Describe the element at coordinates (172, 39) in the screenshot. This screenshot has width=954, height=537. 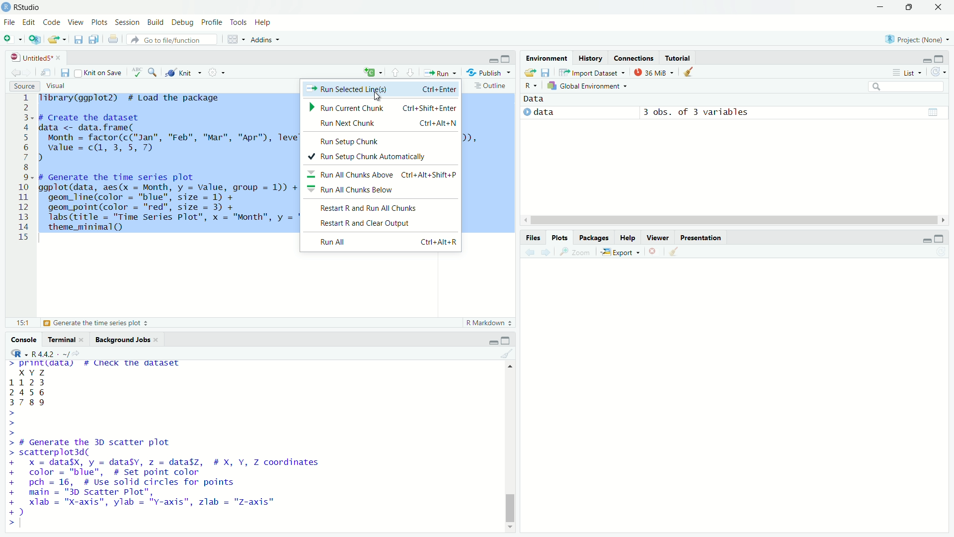
I see `go to file/function` at that location.